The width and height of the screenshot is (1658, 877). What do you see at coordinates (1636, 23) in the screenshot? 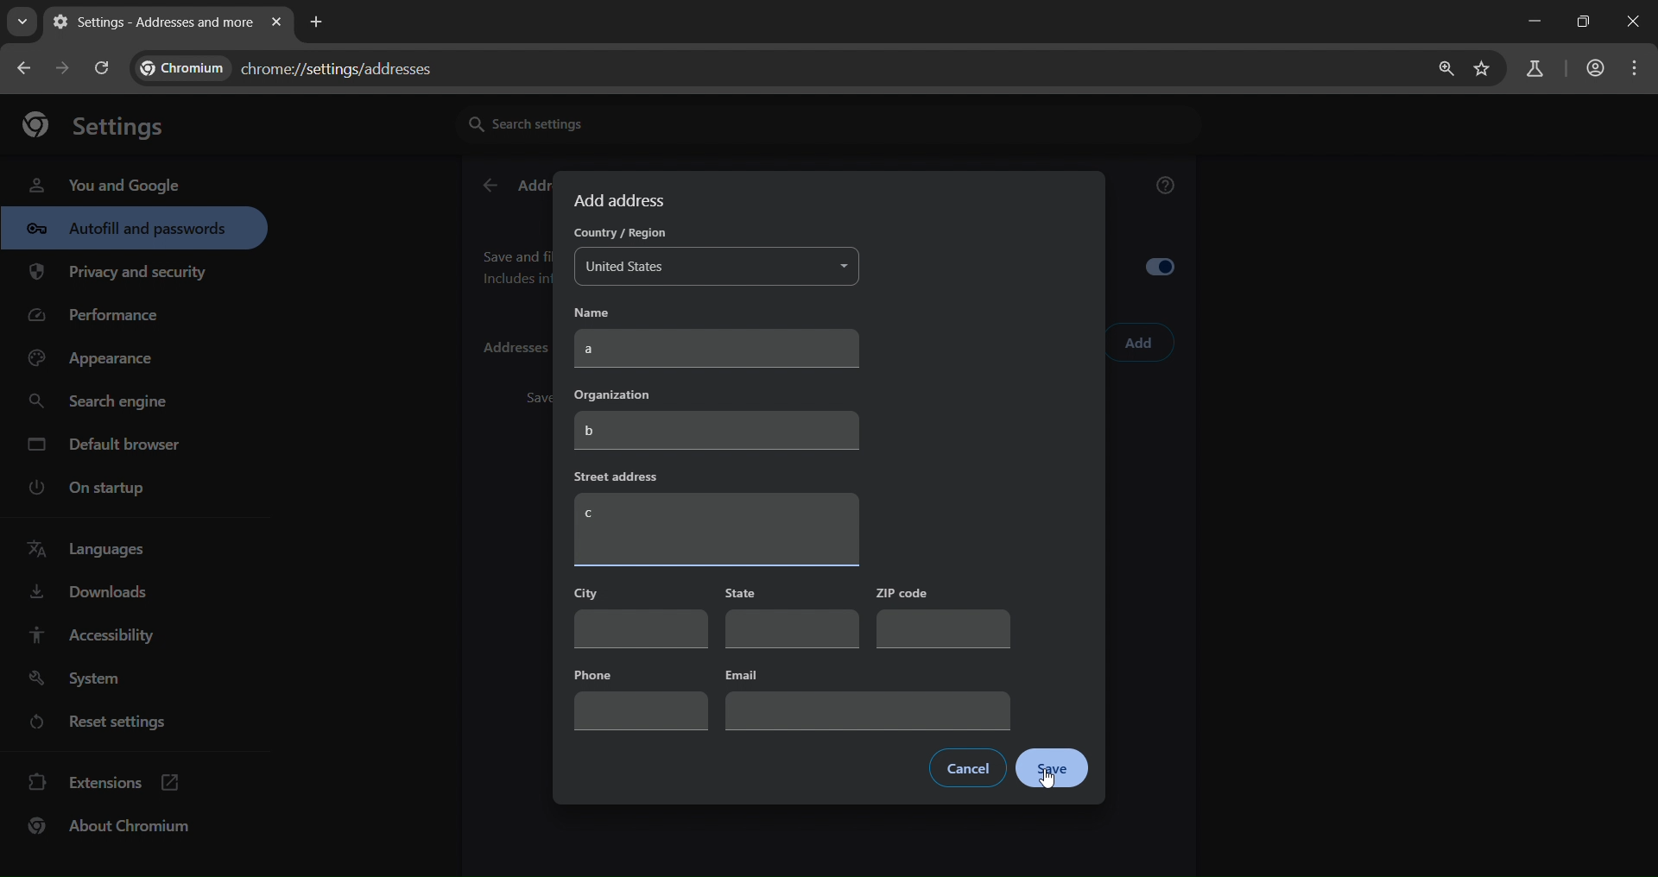
I see `close` at bounding box center [1636, 23].